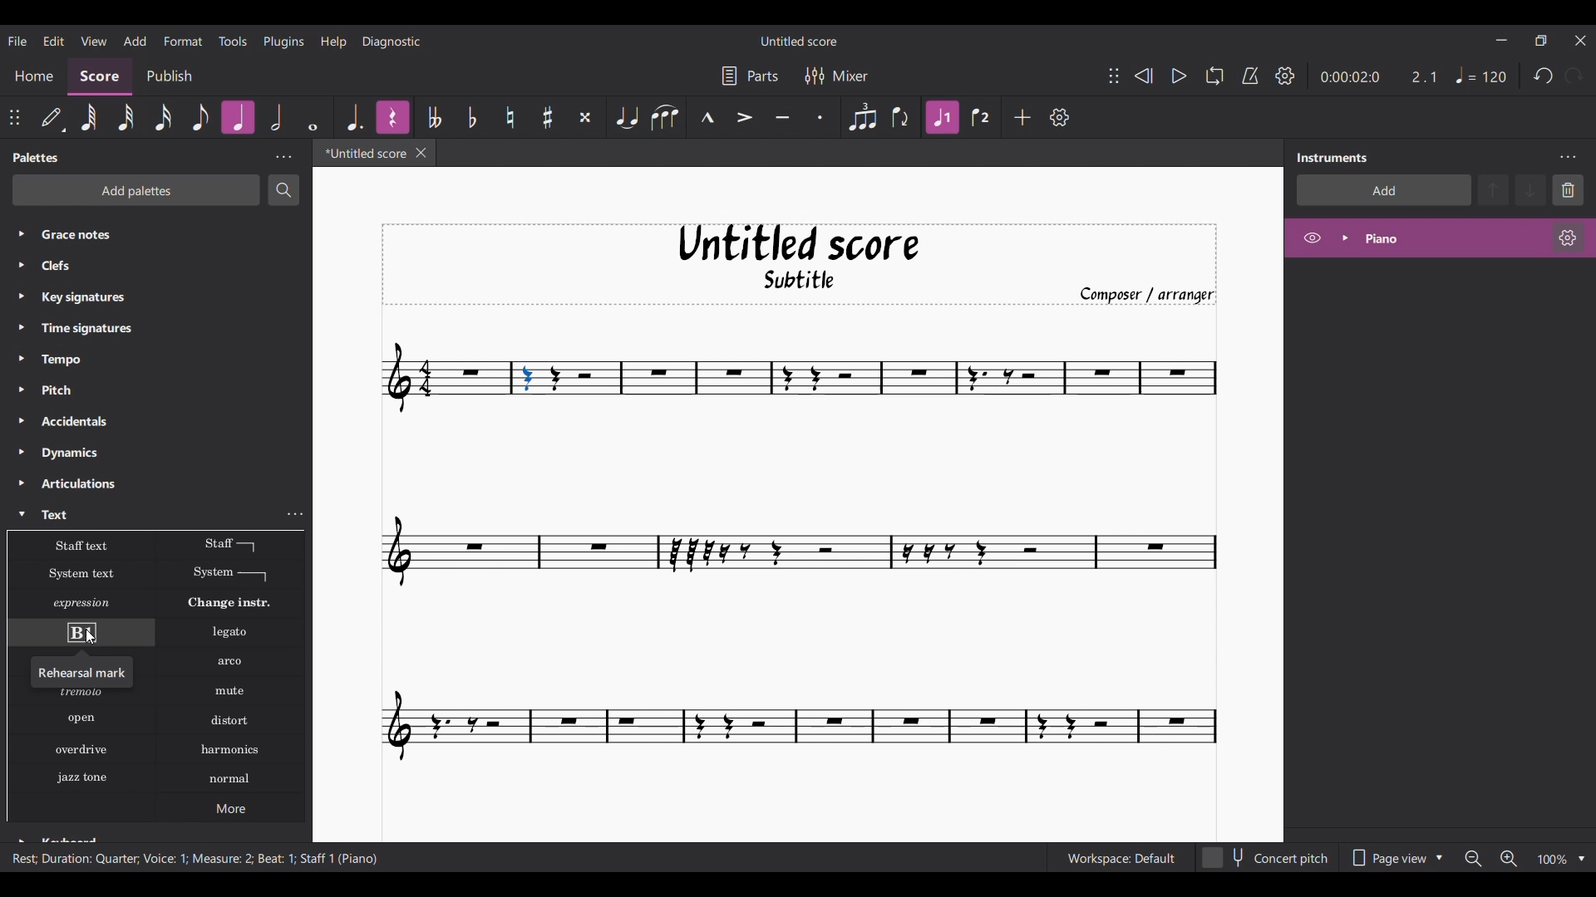 This screenshot has height=897, width=1596. I want to click on Toggle double flat, so click(435, 117).